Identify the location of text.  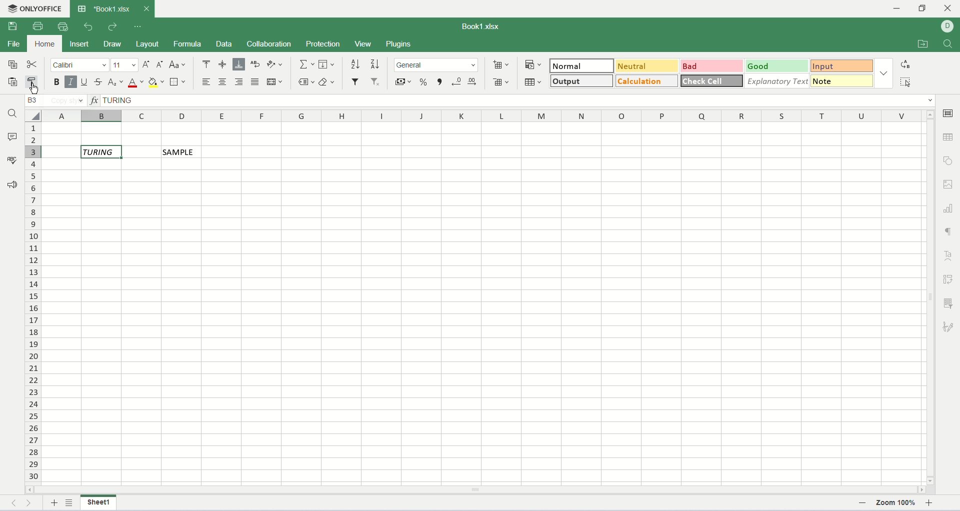
(180, 152).